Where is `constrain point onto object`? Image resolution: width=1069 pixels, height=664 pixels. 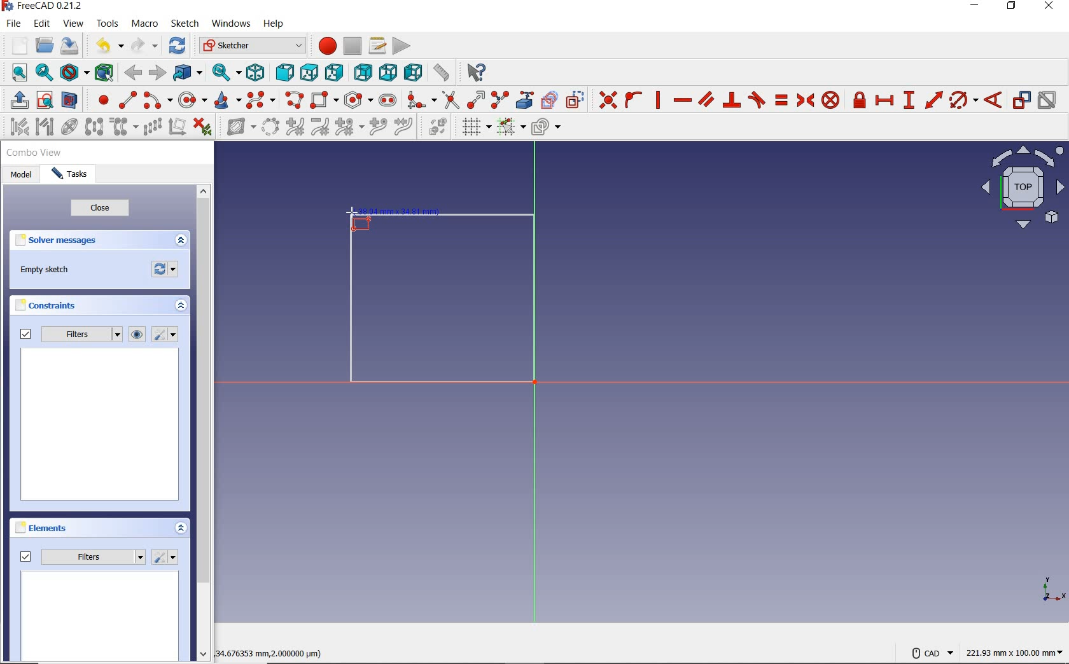
constrain point onto object is located at coordinates (632, 99).